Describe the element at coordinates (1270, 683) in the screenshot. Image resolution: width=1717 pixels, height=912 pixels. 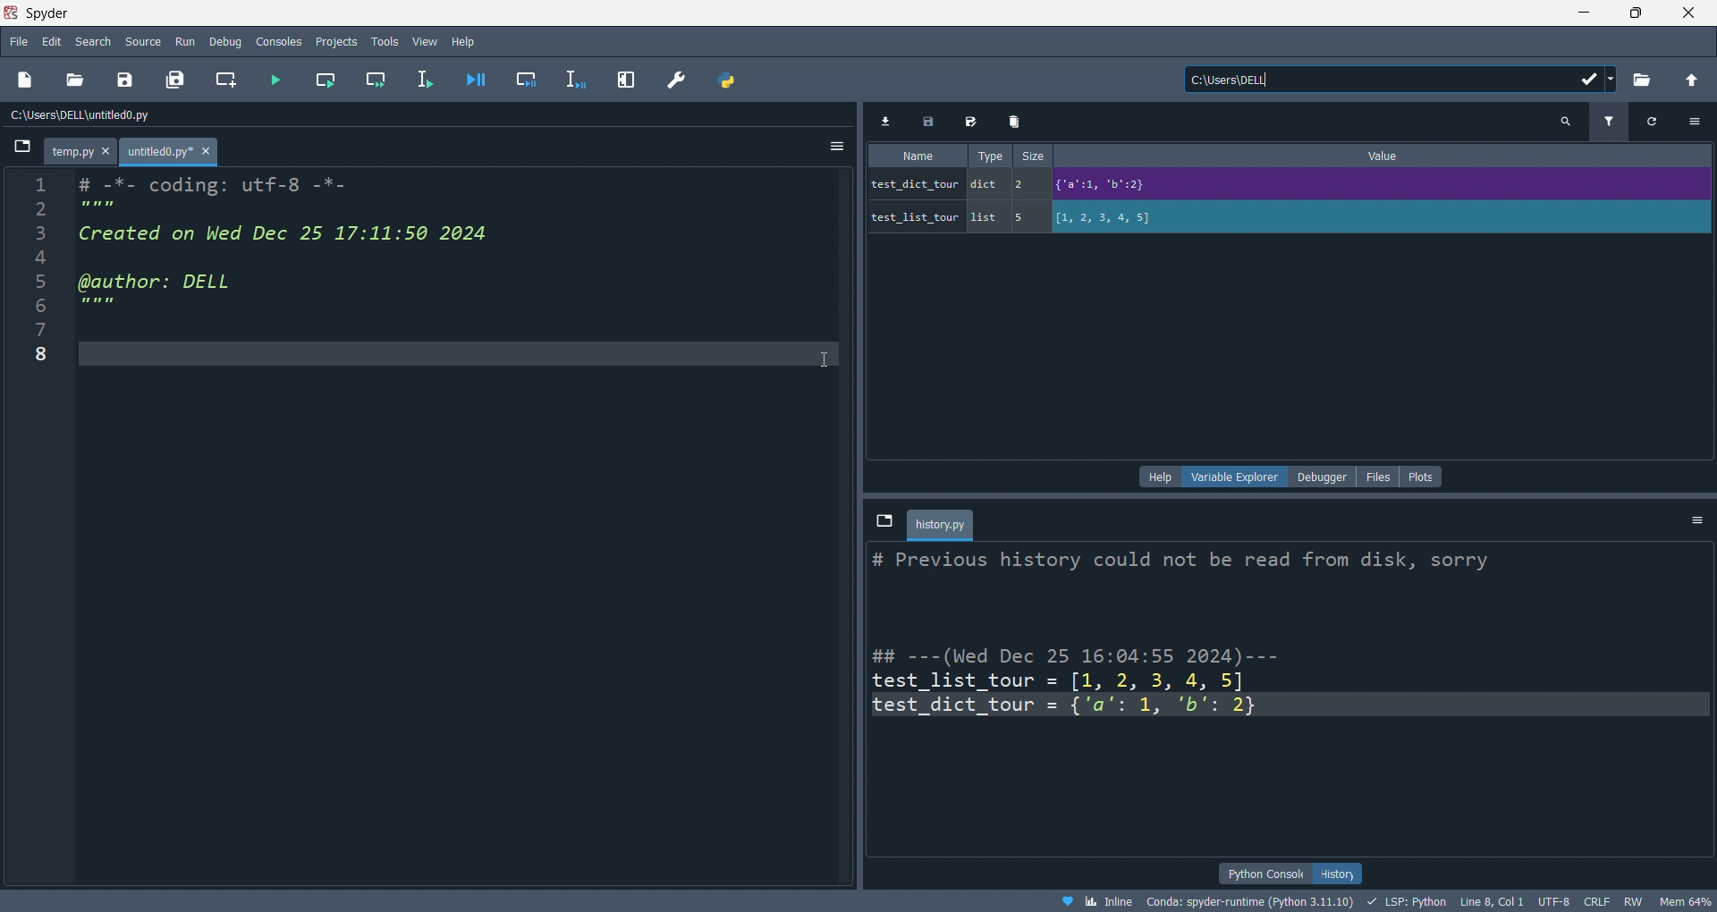
I see `history pane information` at that location.